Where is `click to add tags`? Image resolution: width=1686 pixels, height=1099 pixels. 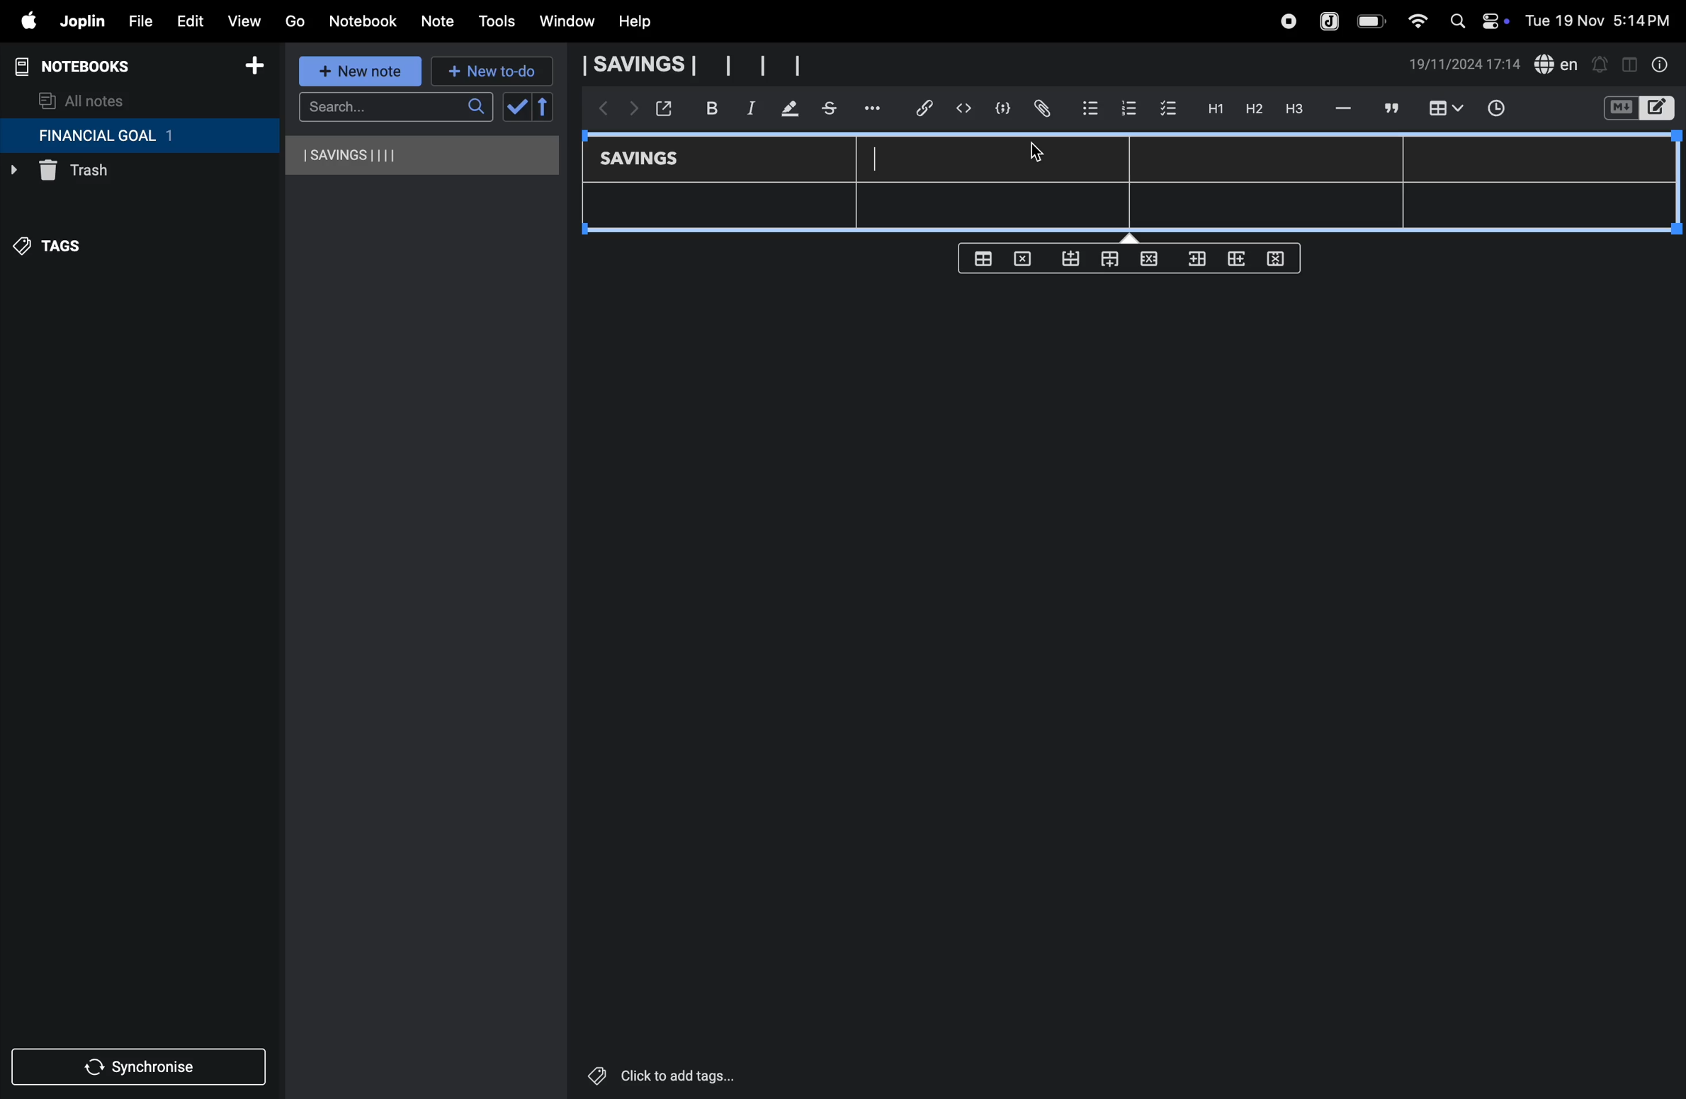 click to add tags is located at coordinates (697, 1074).